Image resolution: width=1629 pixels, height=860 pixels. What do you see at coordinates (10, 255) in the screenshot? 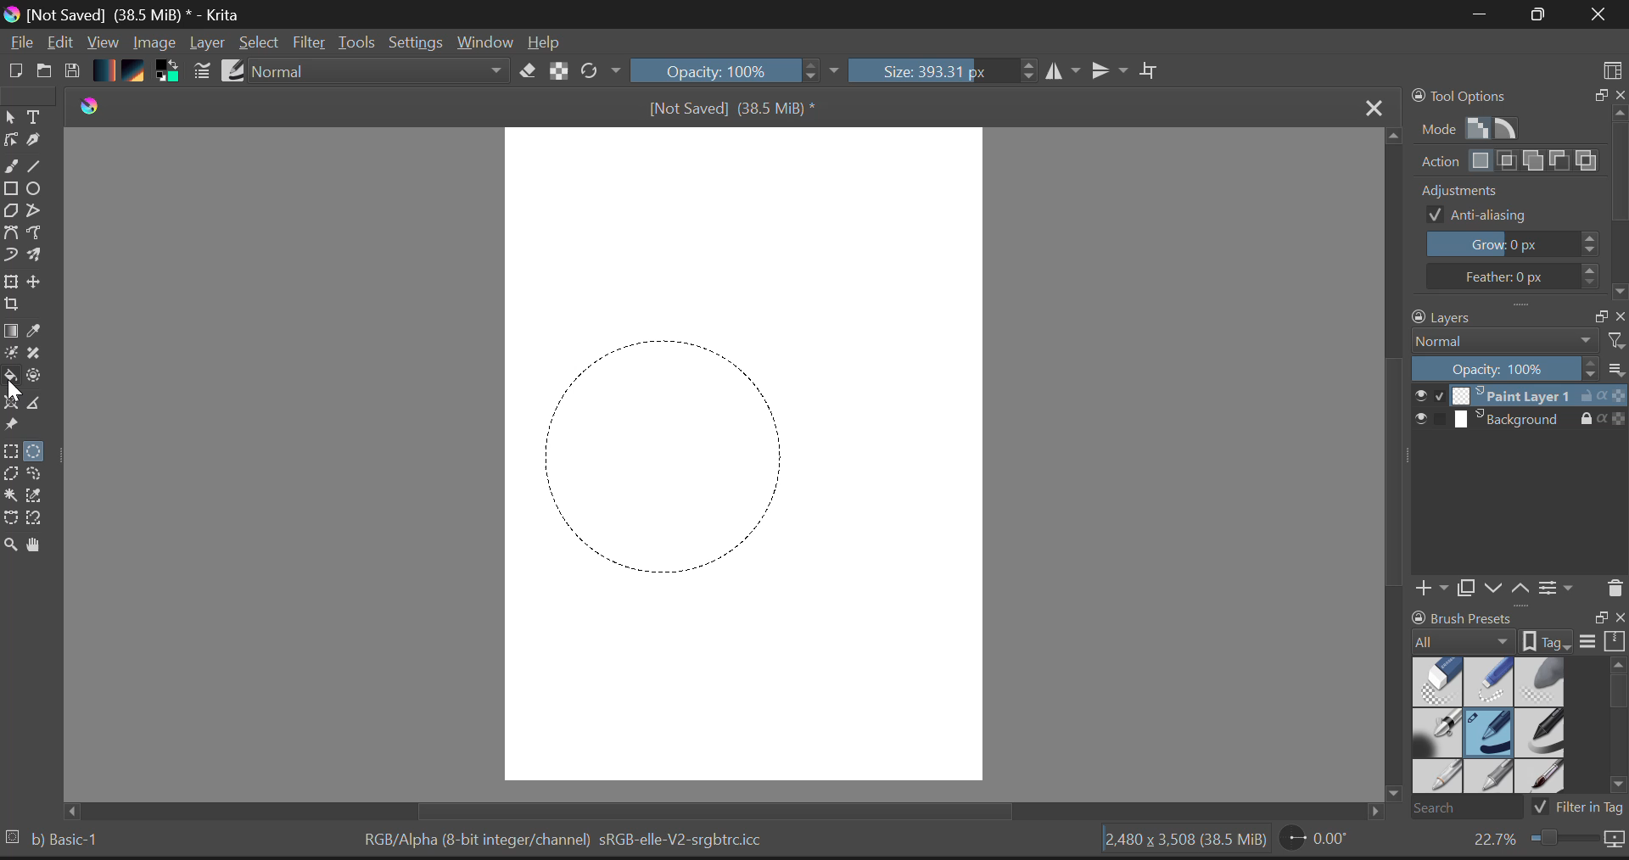
I see `Dynamic Brush Tool` at bounding box center [10, 255].